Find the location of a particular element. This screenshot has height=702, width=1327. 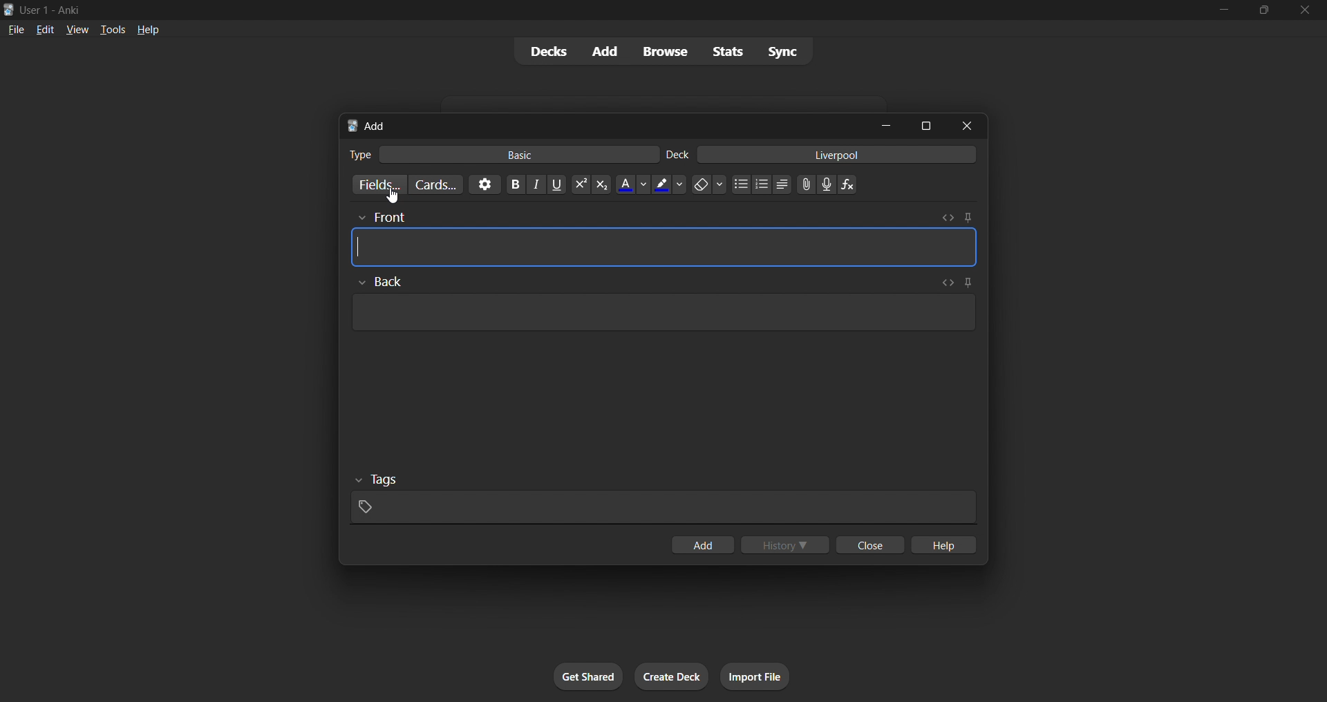

minimize is located at coordinates (886, 125).